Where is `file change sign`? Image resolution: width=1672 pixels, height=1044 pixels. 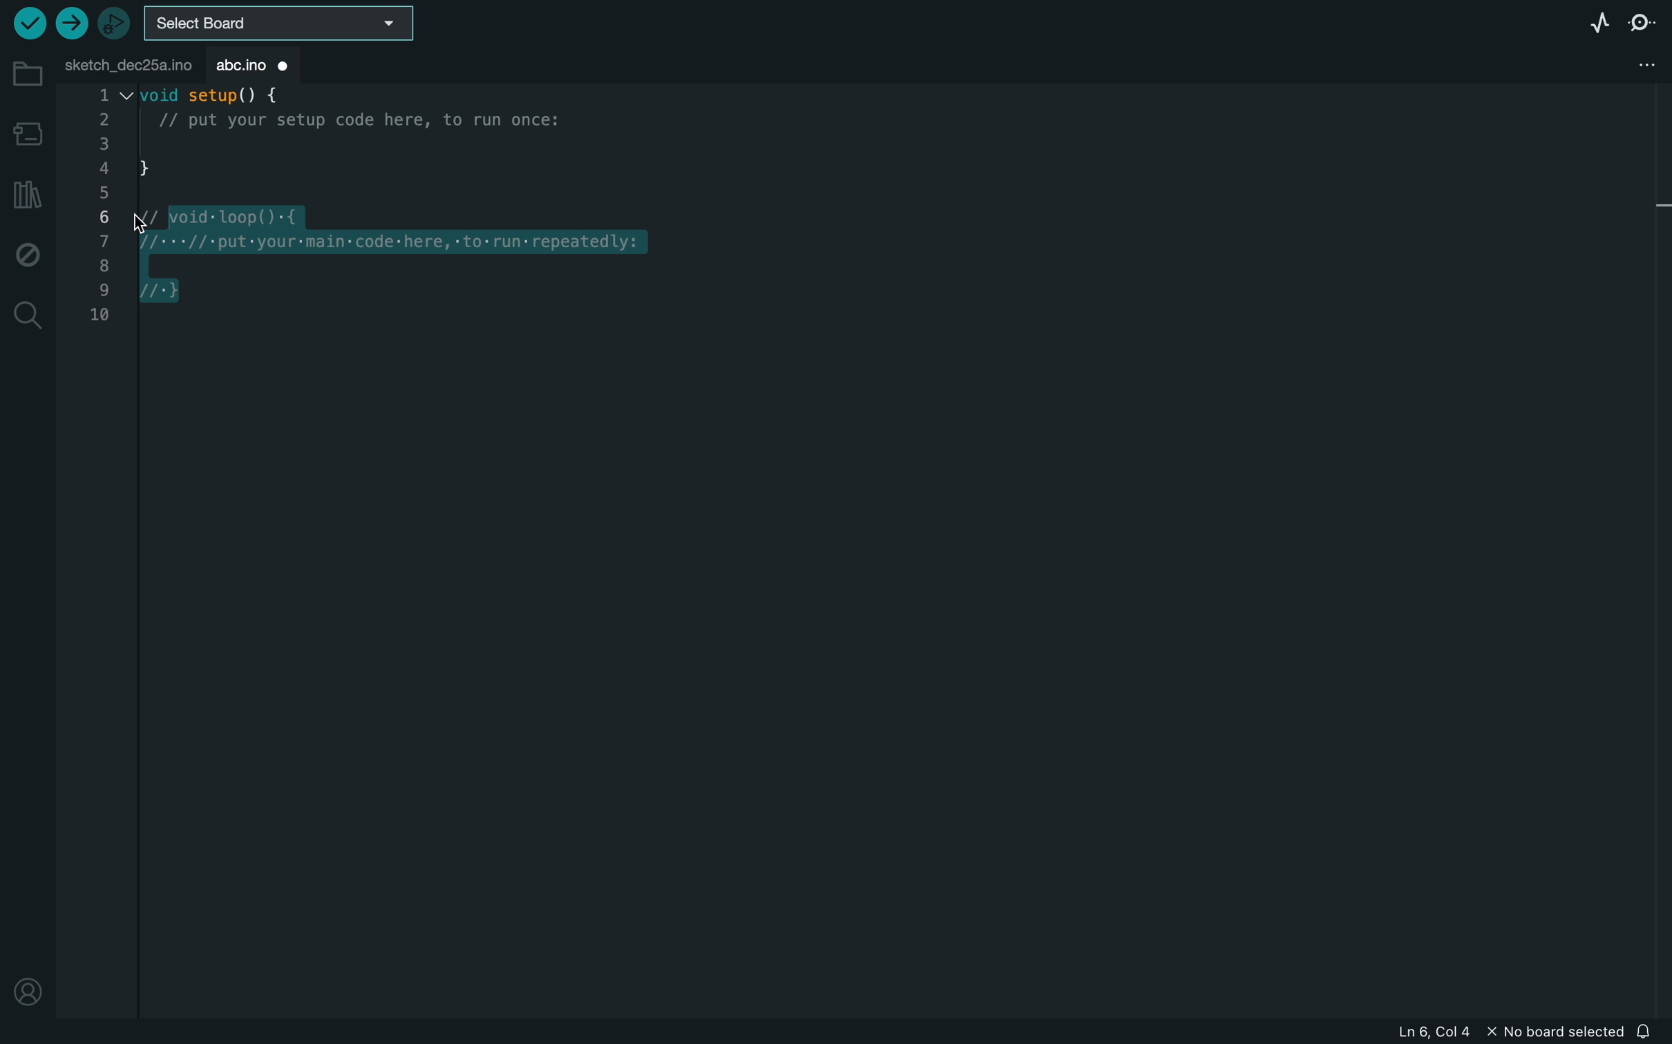
file change sign is located at coordinates (289, 65).